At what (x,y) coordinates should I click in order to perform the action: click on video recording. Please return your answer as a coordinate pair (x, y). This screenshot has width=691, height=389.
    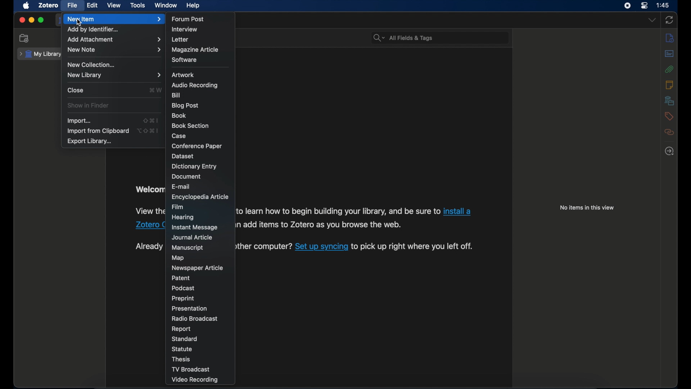
    Looking at the image, I should click on (195, 380).